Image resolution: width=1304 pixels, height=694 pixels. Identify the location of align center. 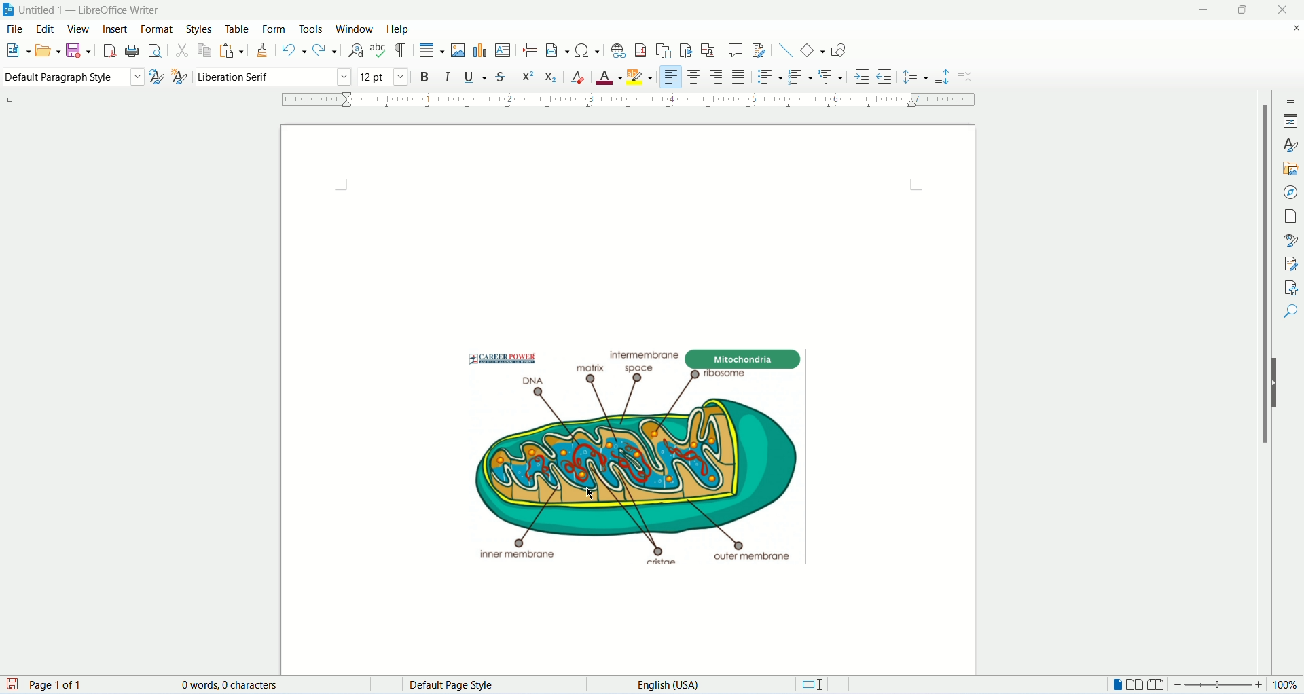
(696, 77).